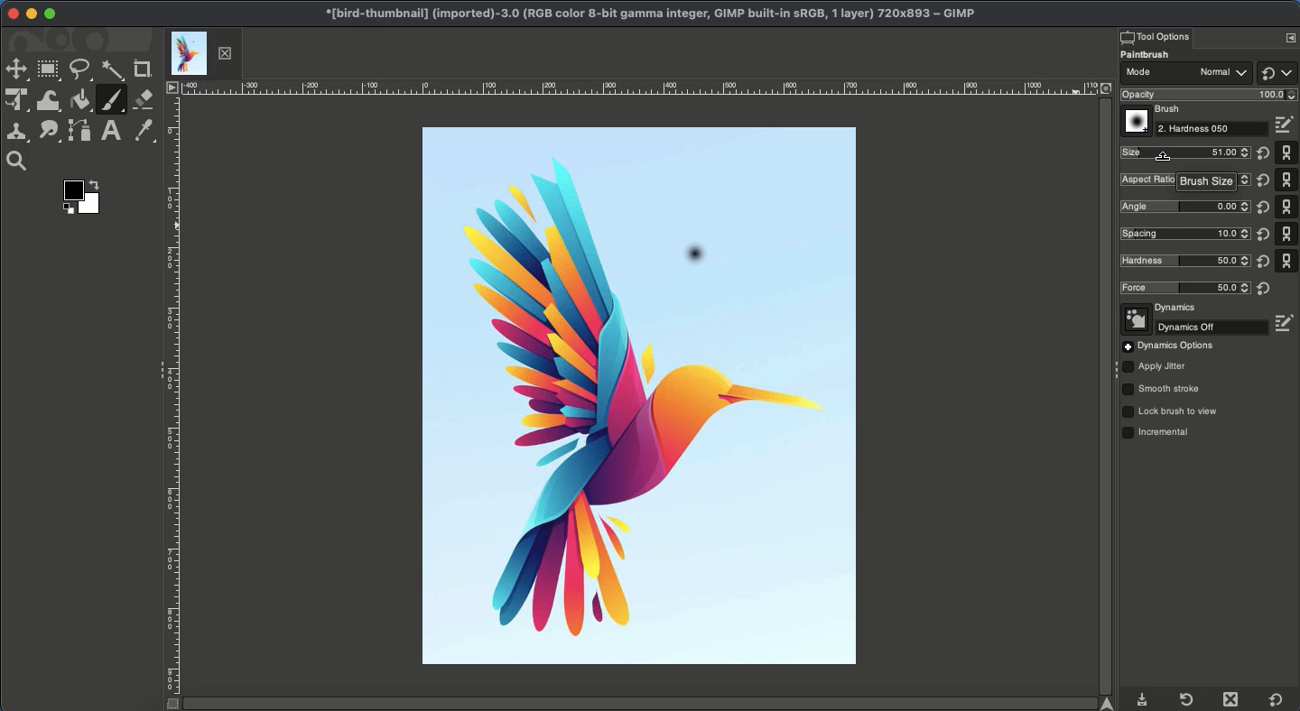 This screenshot has height=711, width=1300. I want to click on Crop, so click(144, 69).